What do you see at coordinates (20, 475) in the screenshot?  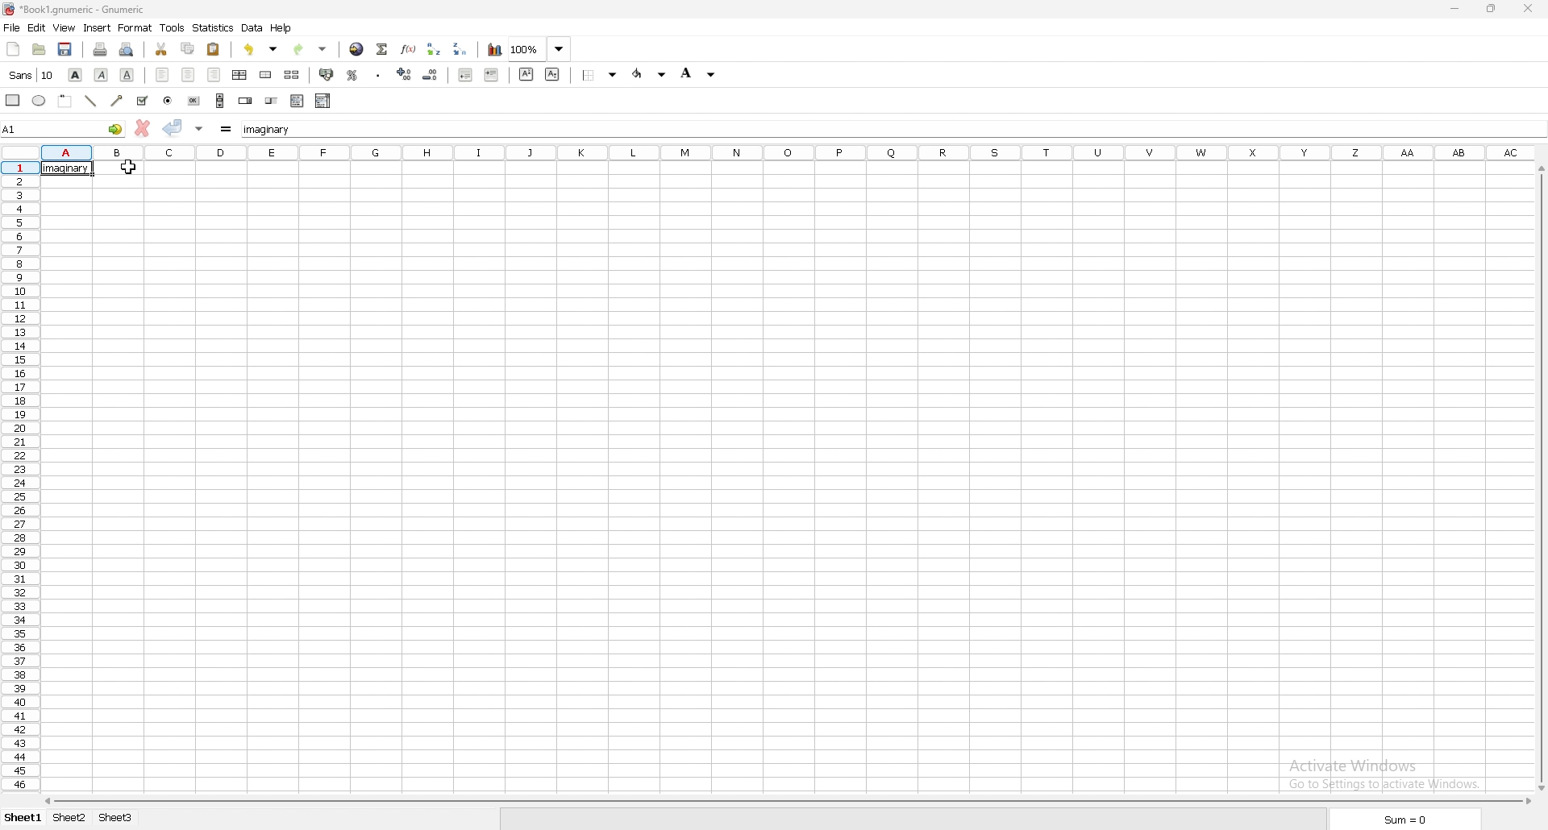 I see `rows` at bounding box center [20, 475].